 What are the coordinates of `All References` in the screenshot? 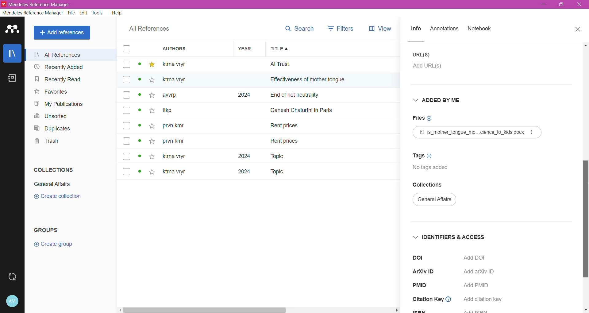 It's located at (71, 55).